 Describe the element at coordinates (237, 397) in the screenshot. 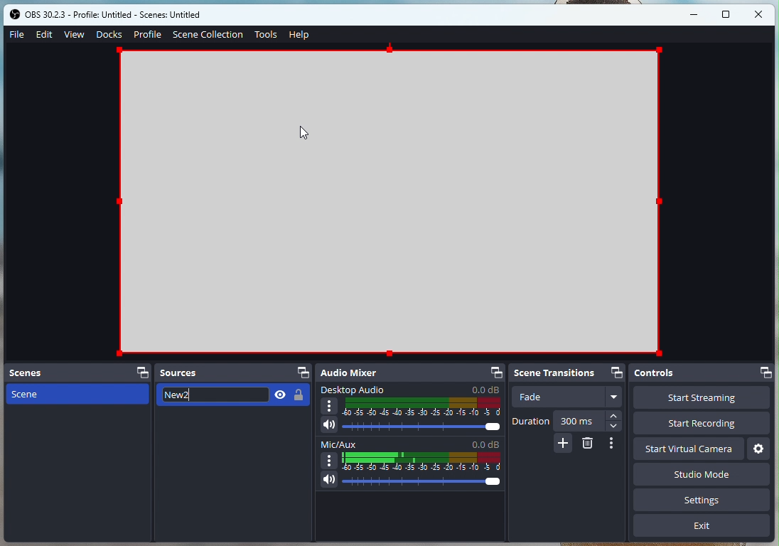

I see `typing` at that location.